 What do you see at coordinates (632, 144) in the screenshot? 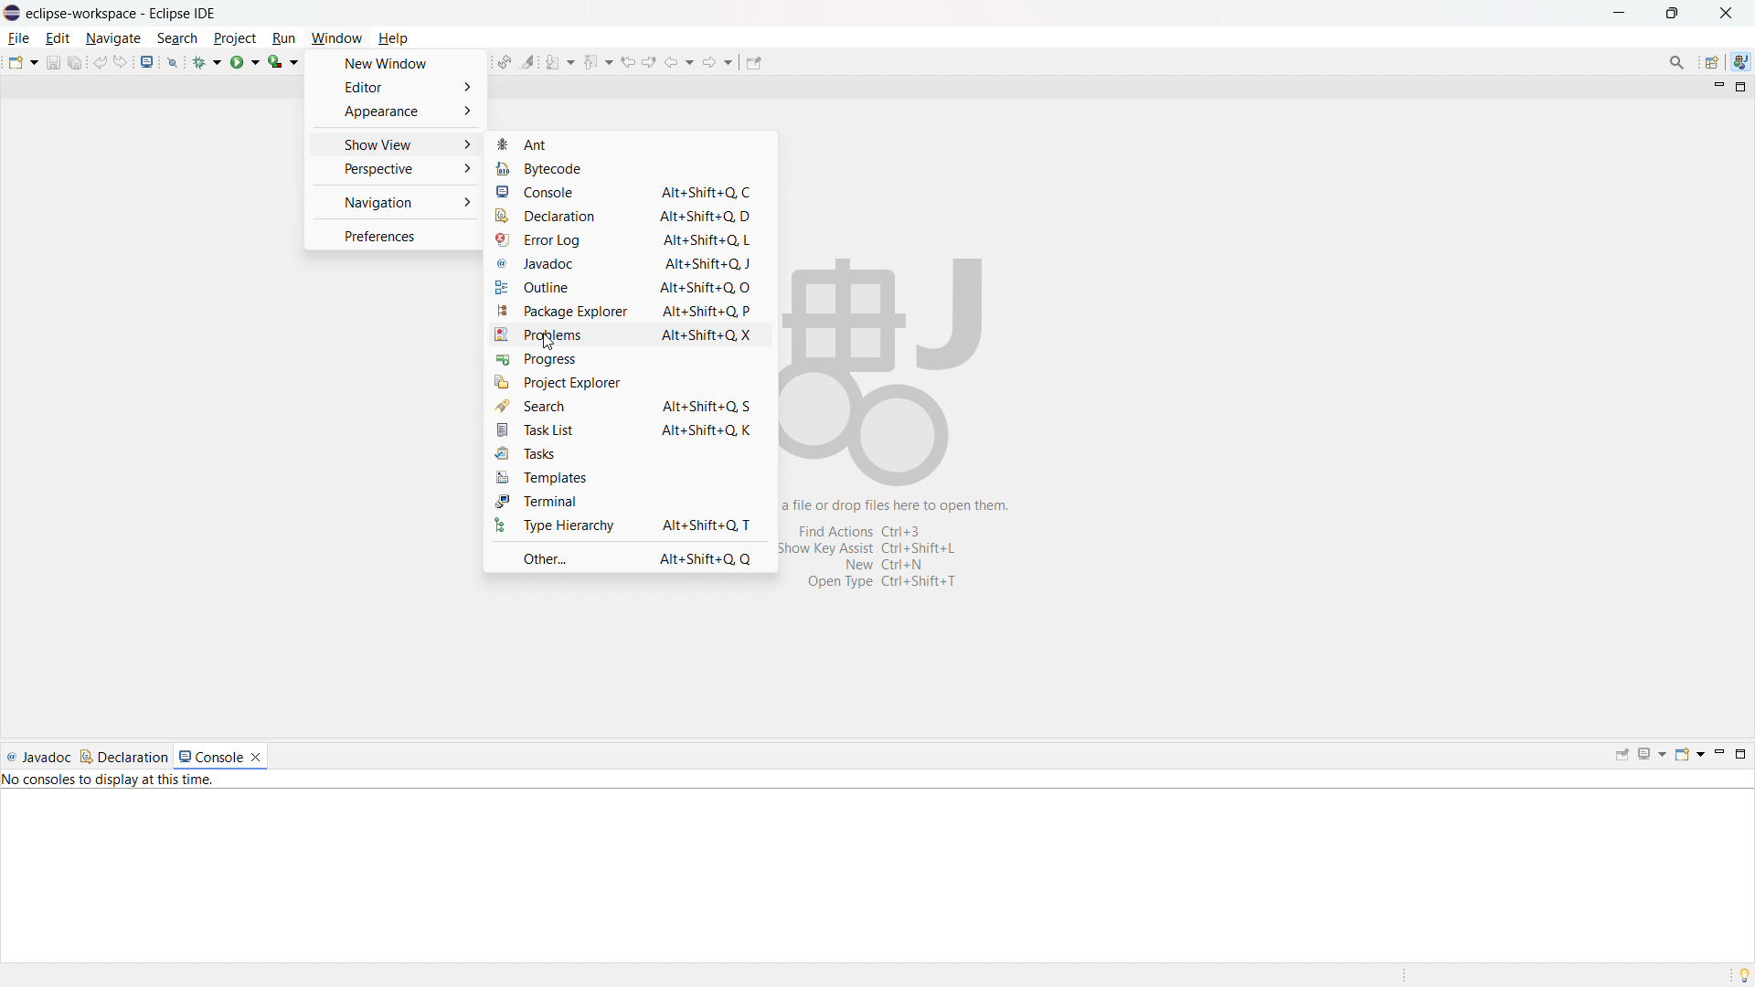
I see `ant` at bounding box center [632, 144].